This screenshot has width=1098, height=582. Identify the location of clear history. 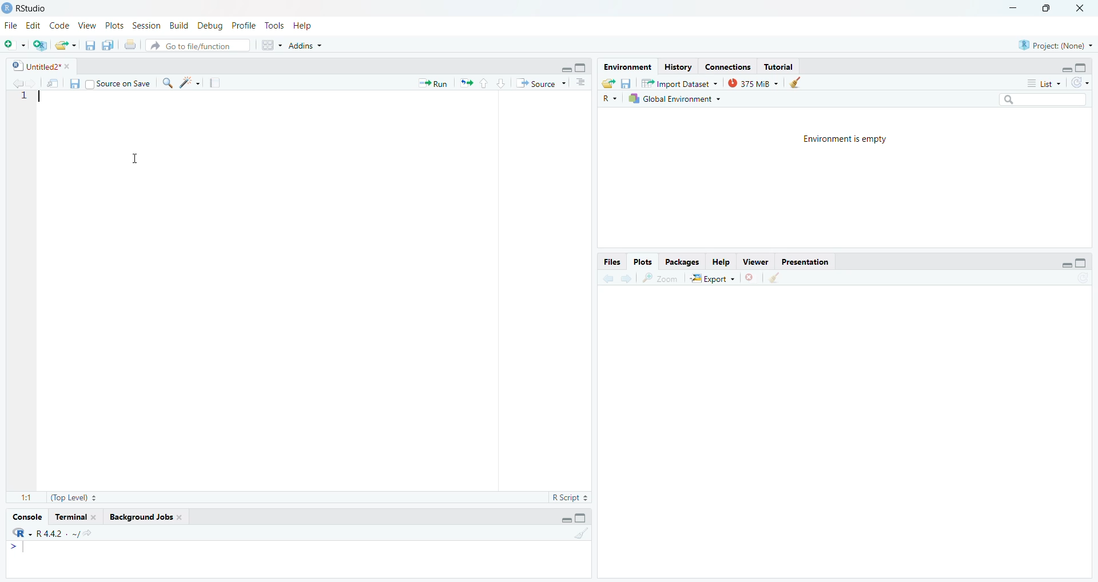
(798, 83).